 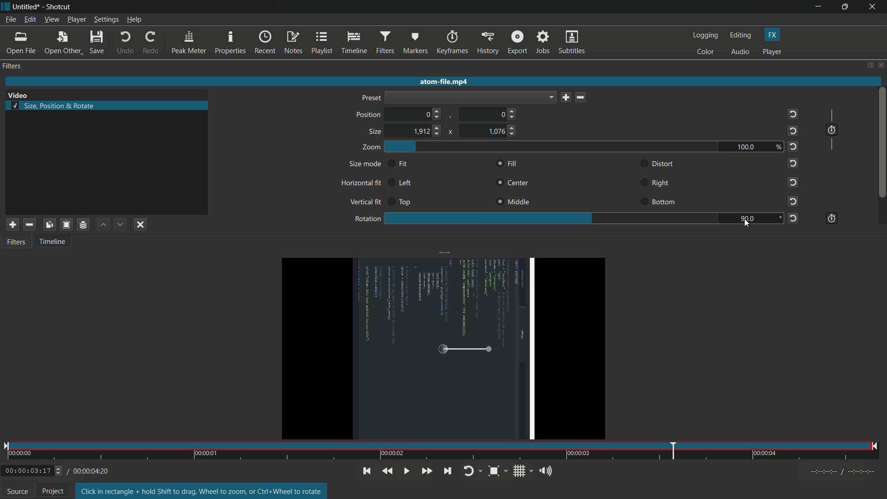 What do you see at coordinates (29, 21) in the screenshot?
I see `edit menu` at bounding box center [29, 21].